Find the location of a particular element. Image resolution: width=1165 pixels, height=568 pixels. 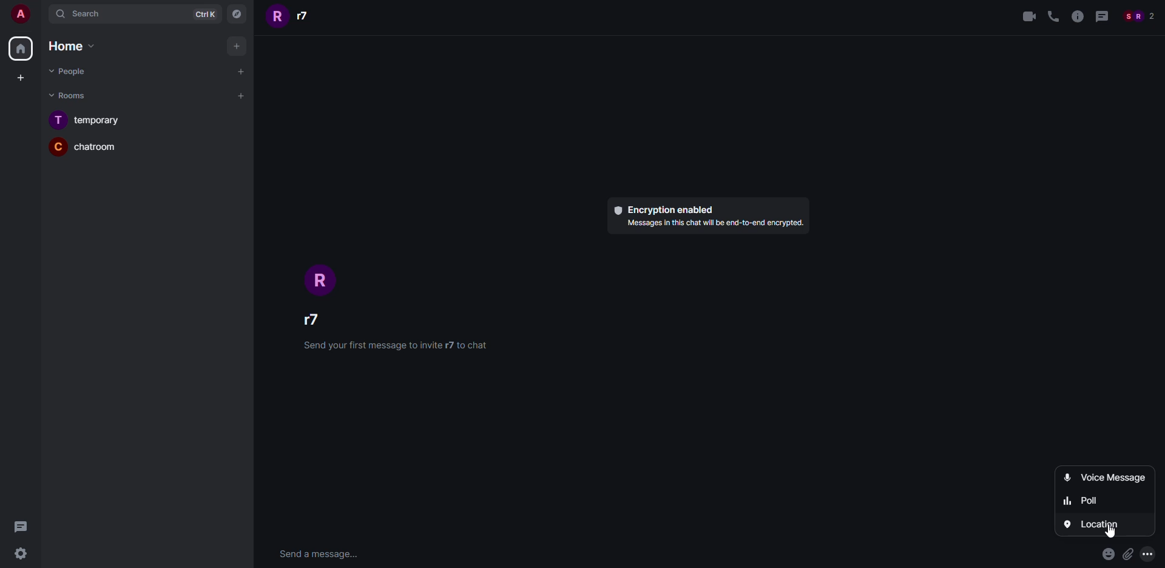

Home is located at coordinates (19, 49).